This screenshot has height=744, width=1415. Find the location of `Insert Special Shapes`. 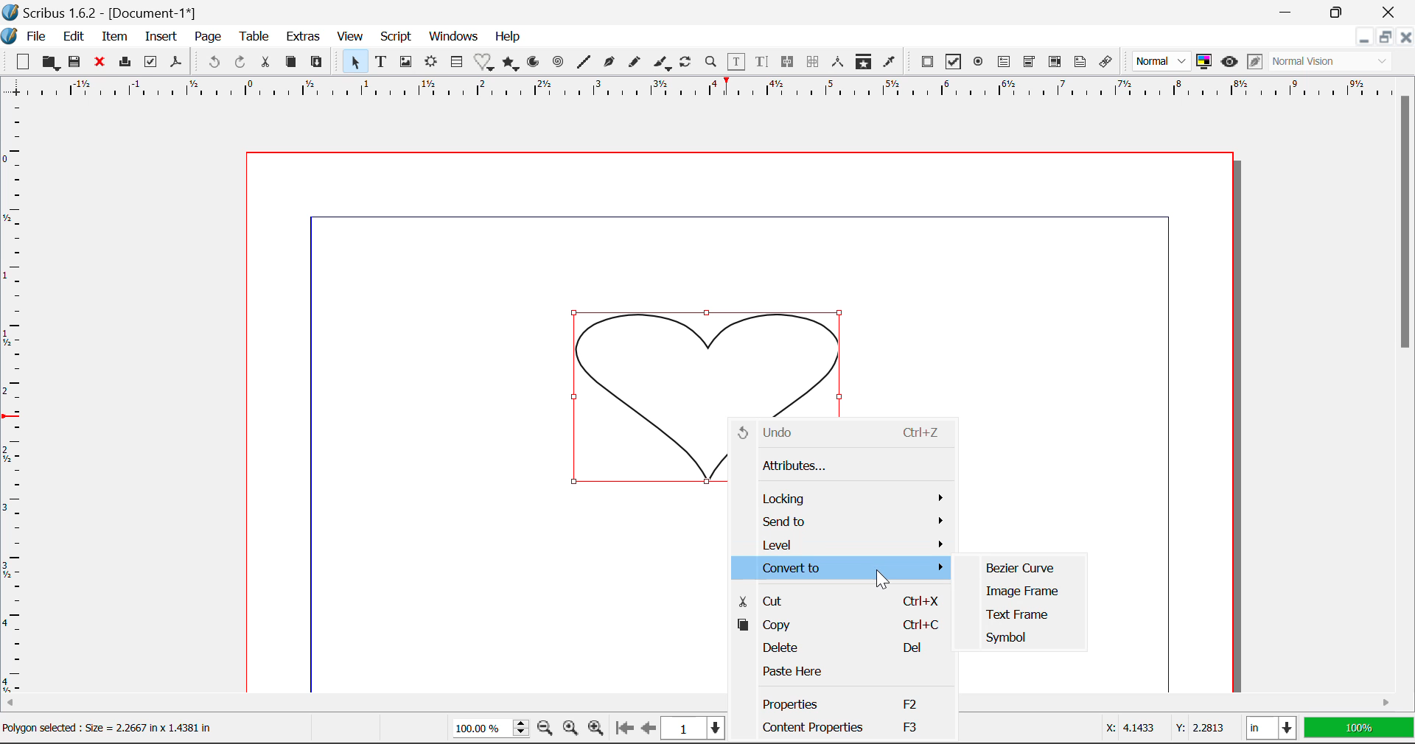

Insert Special Shapes is located at coordinates (485, 63).